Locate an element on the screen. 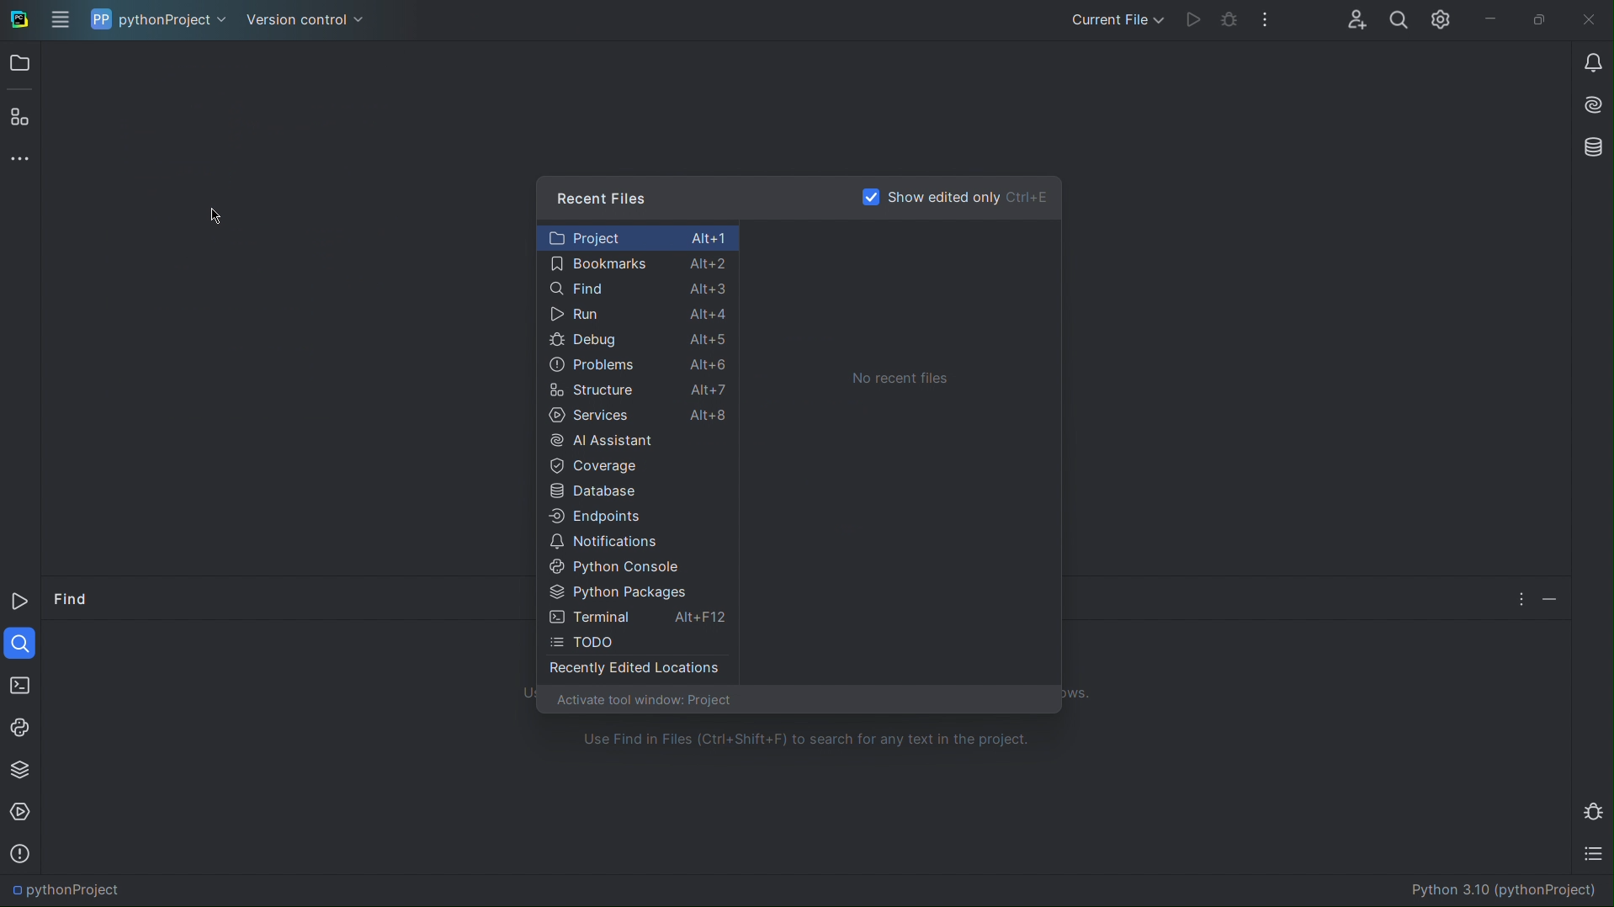 Image resolution: width=1614 pixels, height=907 pixels. Endpoints is located at coordinates (637, 515).